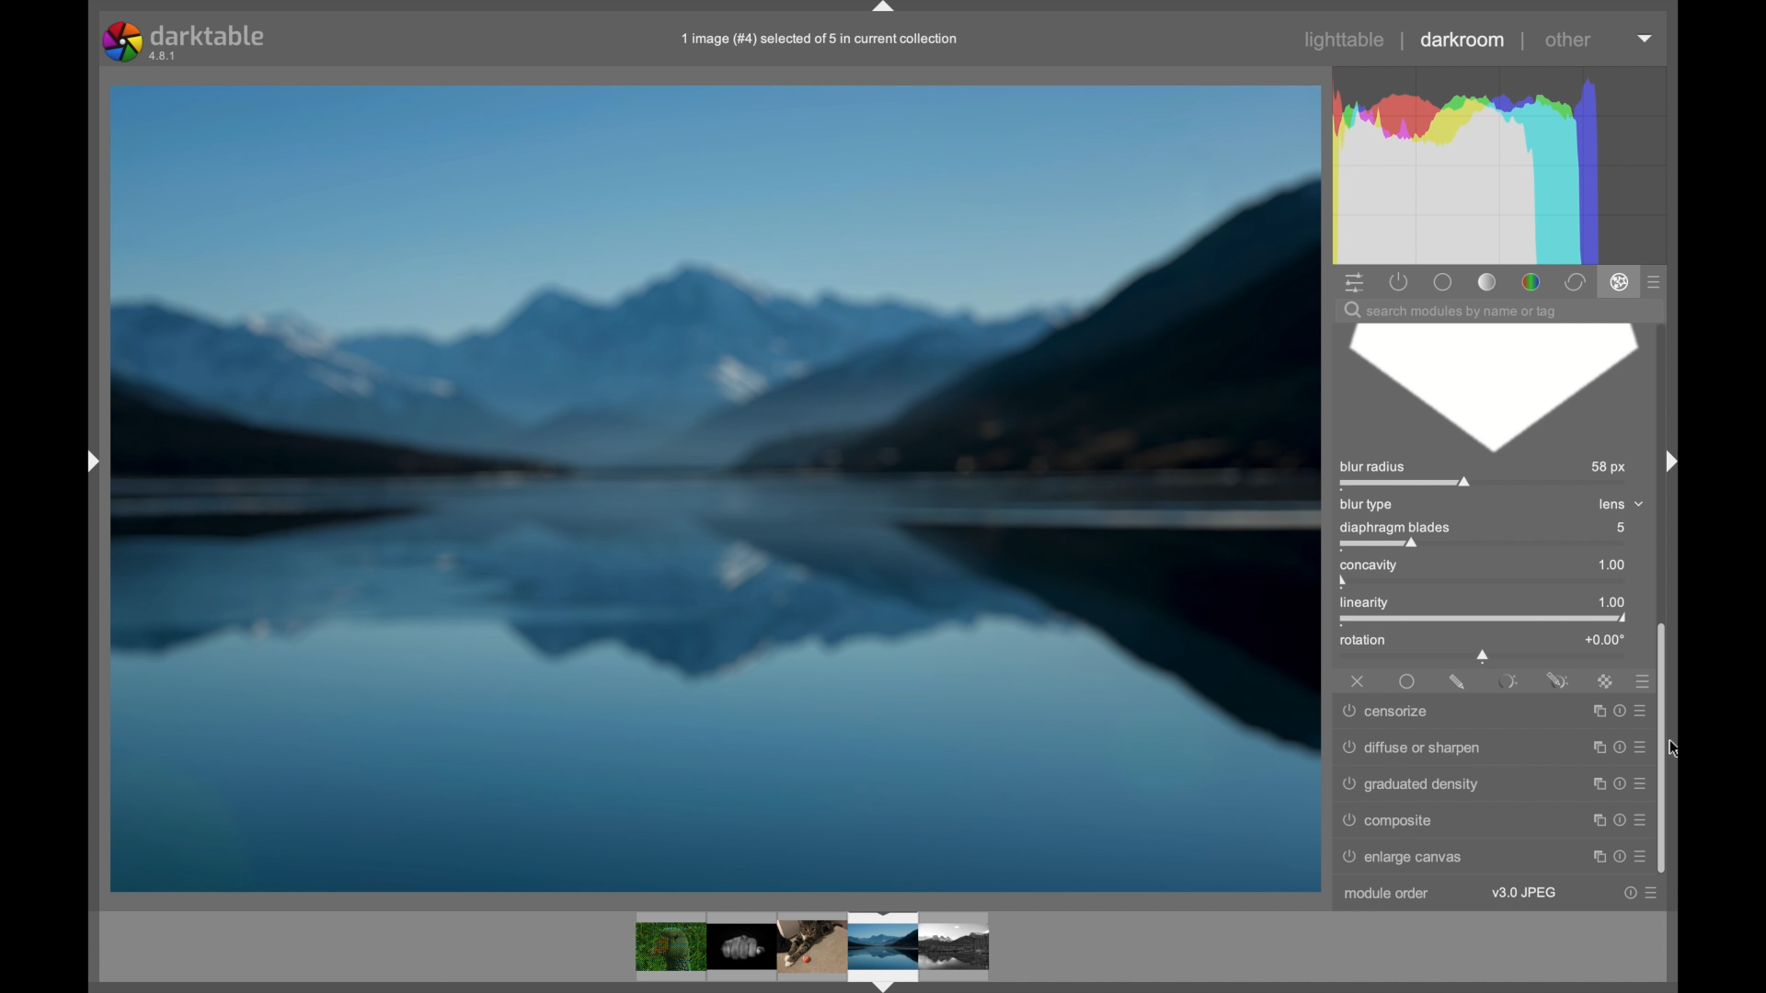  Describe the element at coordinates (1615, 780) in the screenshot. I see `Help` at that location.